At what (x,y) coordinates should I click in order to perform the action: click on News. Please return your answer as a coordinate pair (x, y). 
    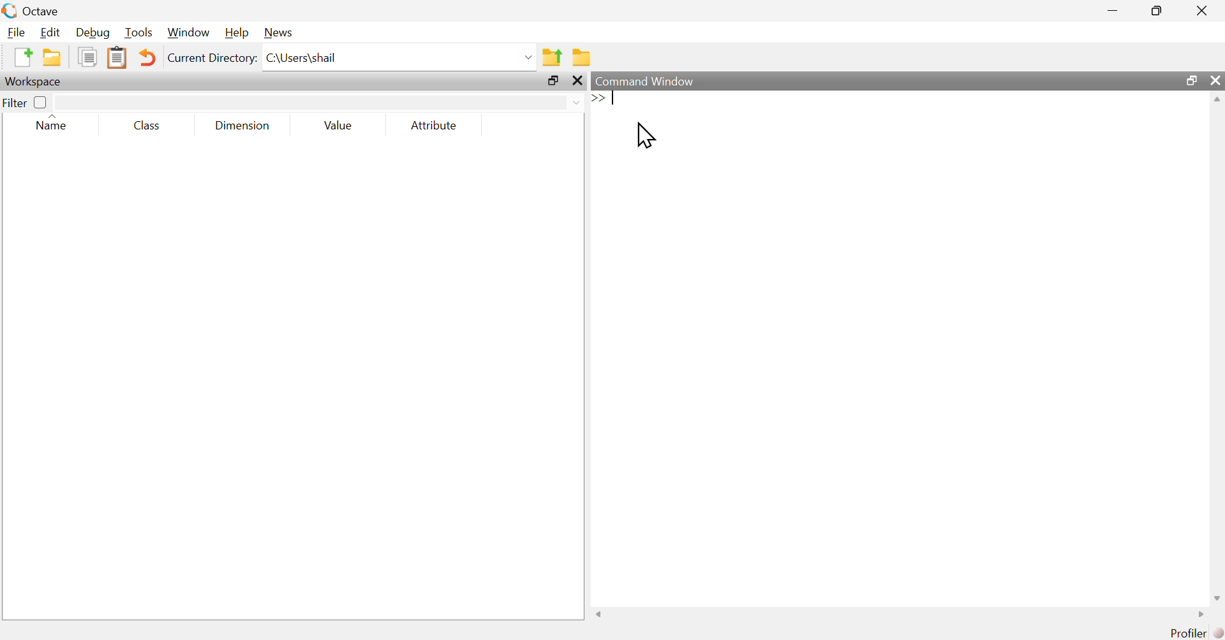
    Looking at the image, I should click on (278, 33).